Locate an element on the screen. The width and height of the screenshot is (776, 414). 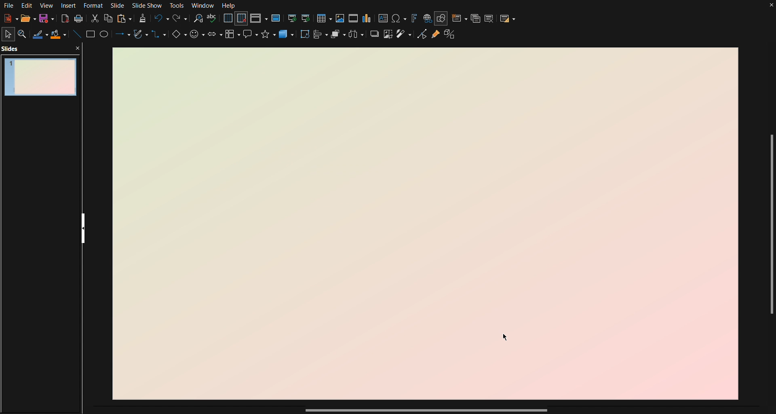
Zoom and Pan is located at coordinates (25, 34).